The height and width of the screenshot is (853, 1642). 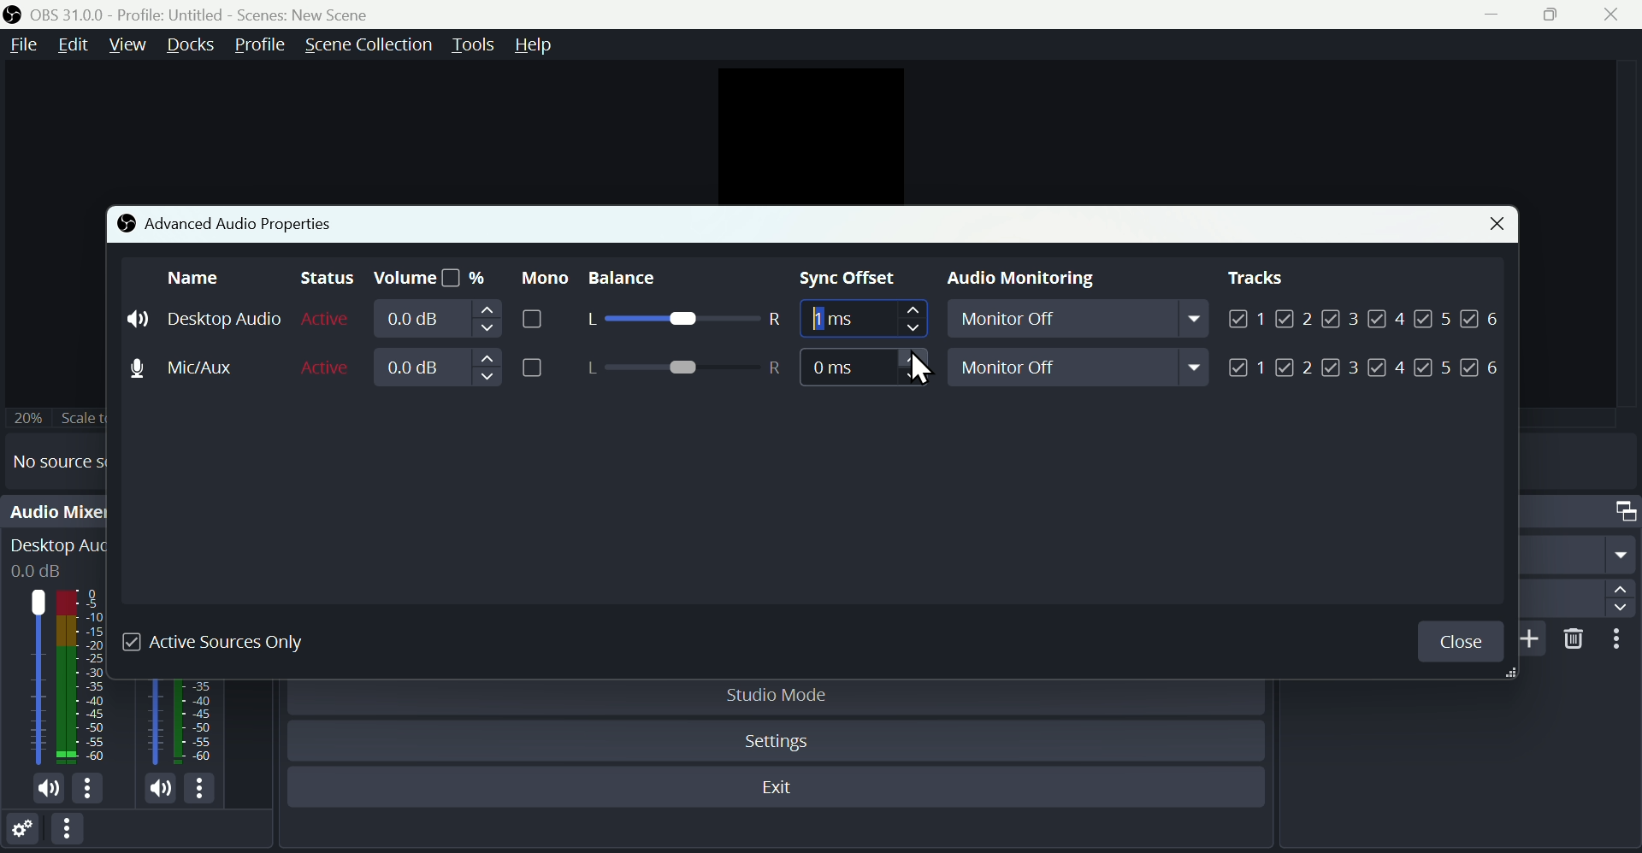 I want to click on File, so click(x=21, y=45).